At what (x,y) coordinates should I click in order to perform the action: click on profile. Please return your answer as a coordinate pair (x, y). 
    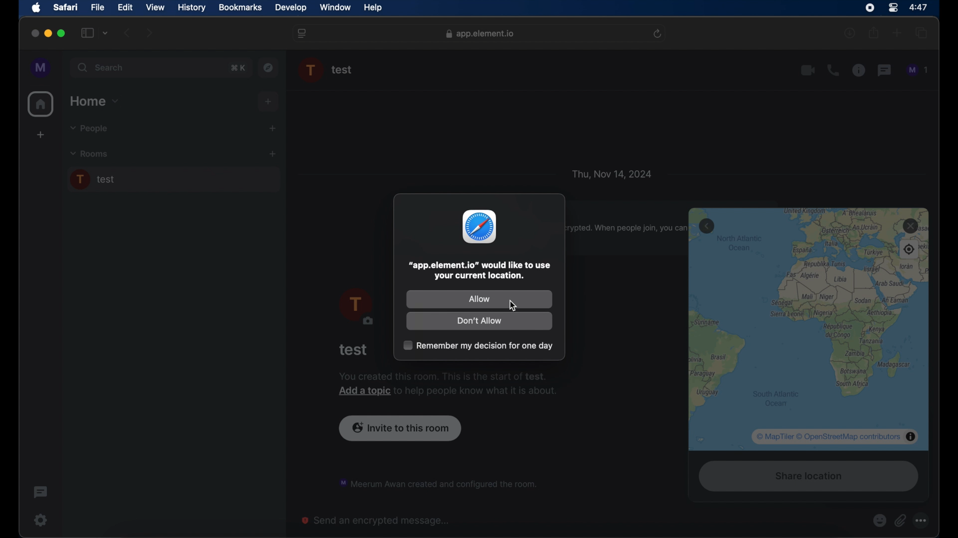
    Looking at the image, I should click on (41, 68).